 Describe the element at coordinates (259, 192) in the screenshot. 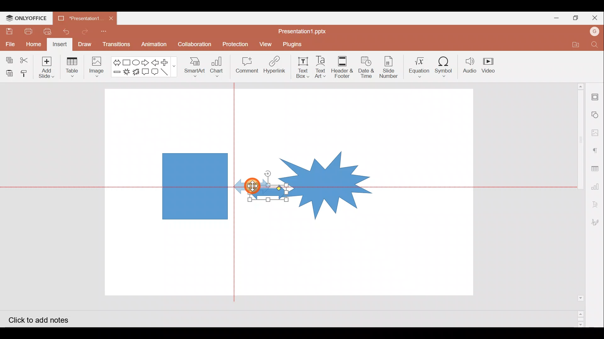

I see `Left right arrow` at that location.